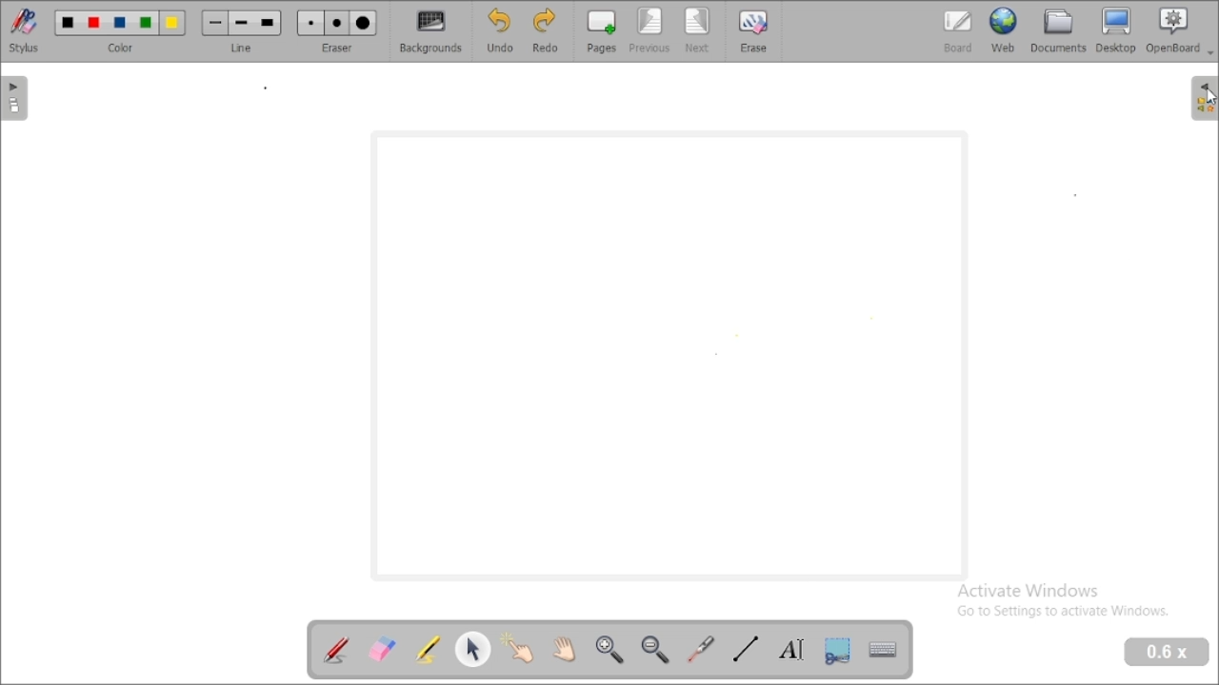 The image size is (1219, 685). What do you see at coordinates (745, 649) in the screenshot?
I see `draw lines` at bounding box center [745, 649].